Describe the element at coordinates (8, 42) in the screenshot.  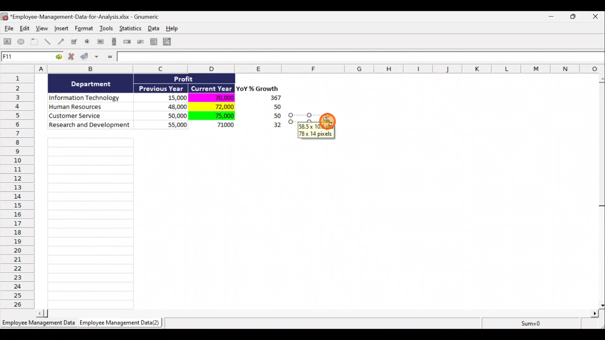
I see `Create a rectangle object` at that location.